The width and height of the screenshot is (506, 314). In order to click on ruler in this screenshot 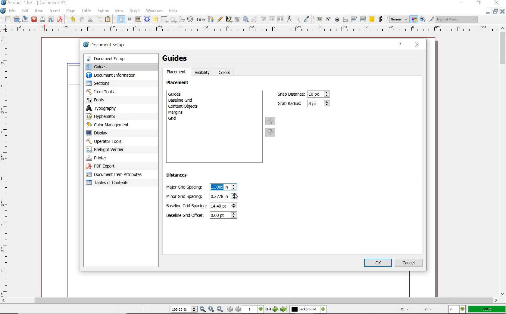, I will do `click(251, 30)`.